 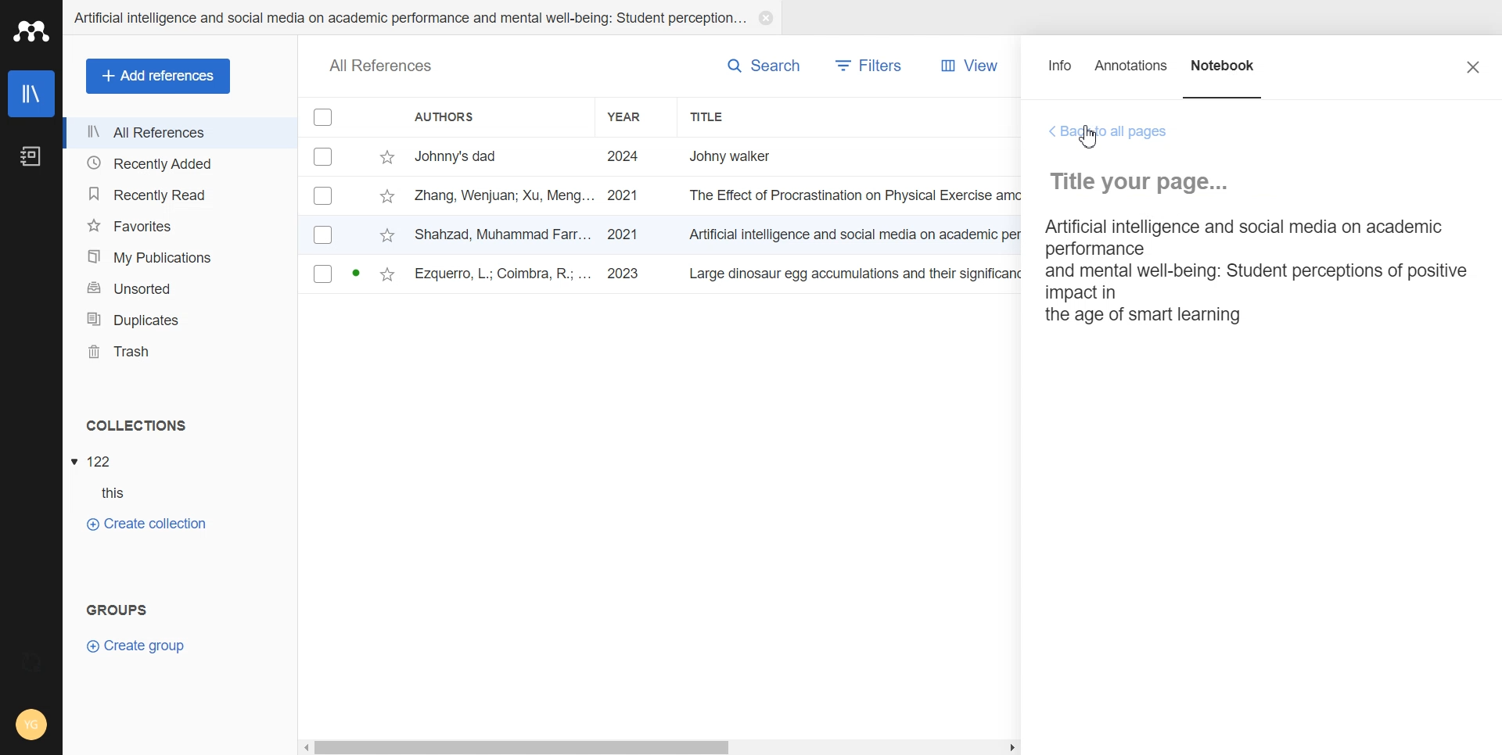 I want to click on johnny's dad, so click(x=505, y=155).